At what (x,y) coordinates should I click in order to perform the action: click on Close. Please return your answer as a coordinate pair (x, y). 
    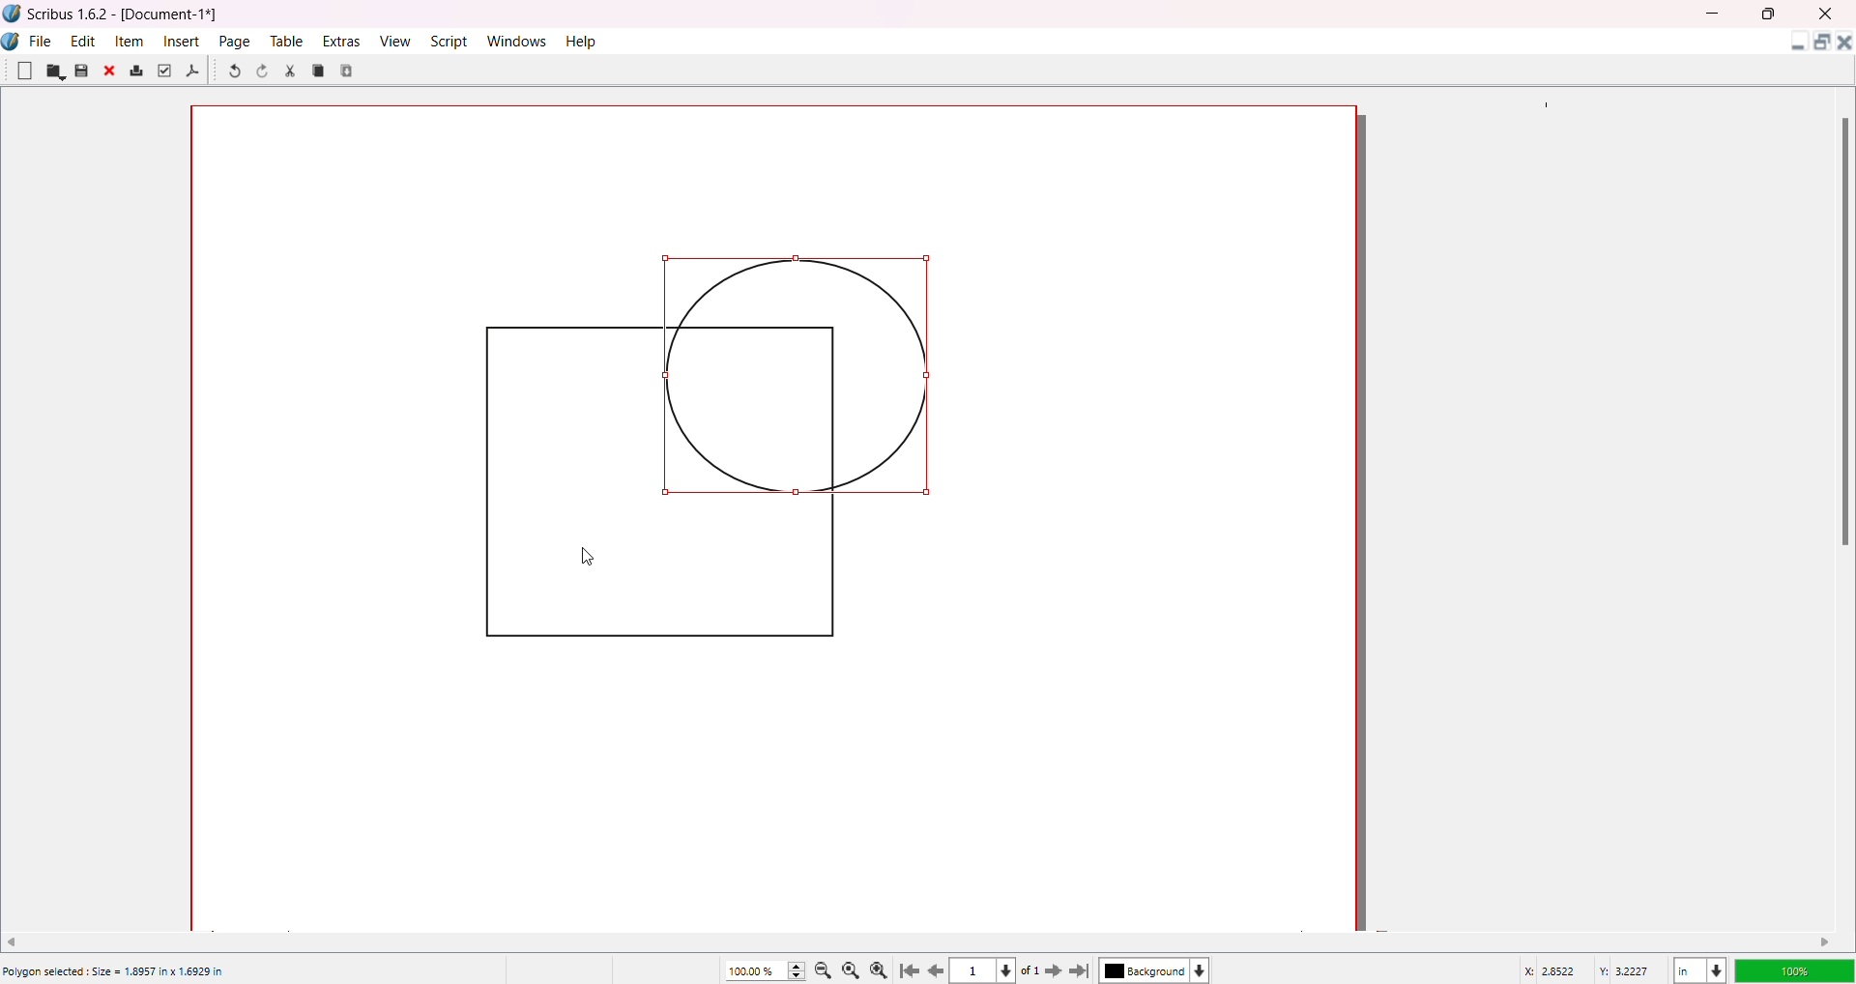
    Looking at the image, I should click on (111, 72).